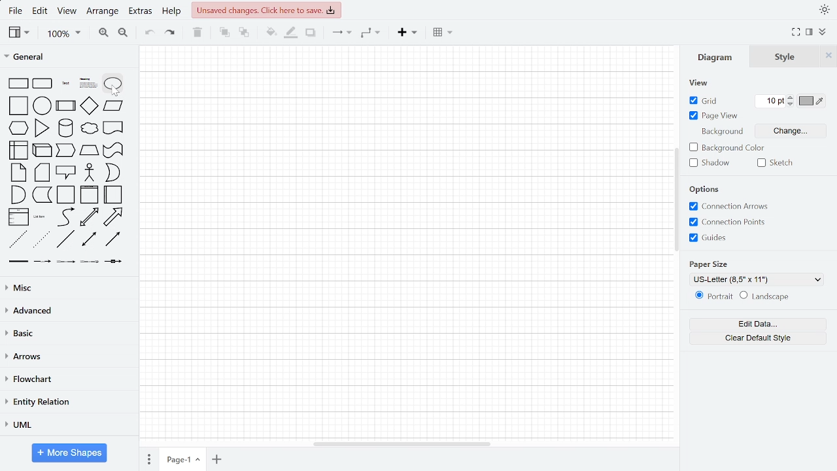  I want to click on connector with label, so click(43, 262).